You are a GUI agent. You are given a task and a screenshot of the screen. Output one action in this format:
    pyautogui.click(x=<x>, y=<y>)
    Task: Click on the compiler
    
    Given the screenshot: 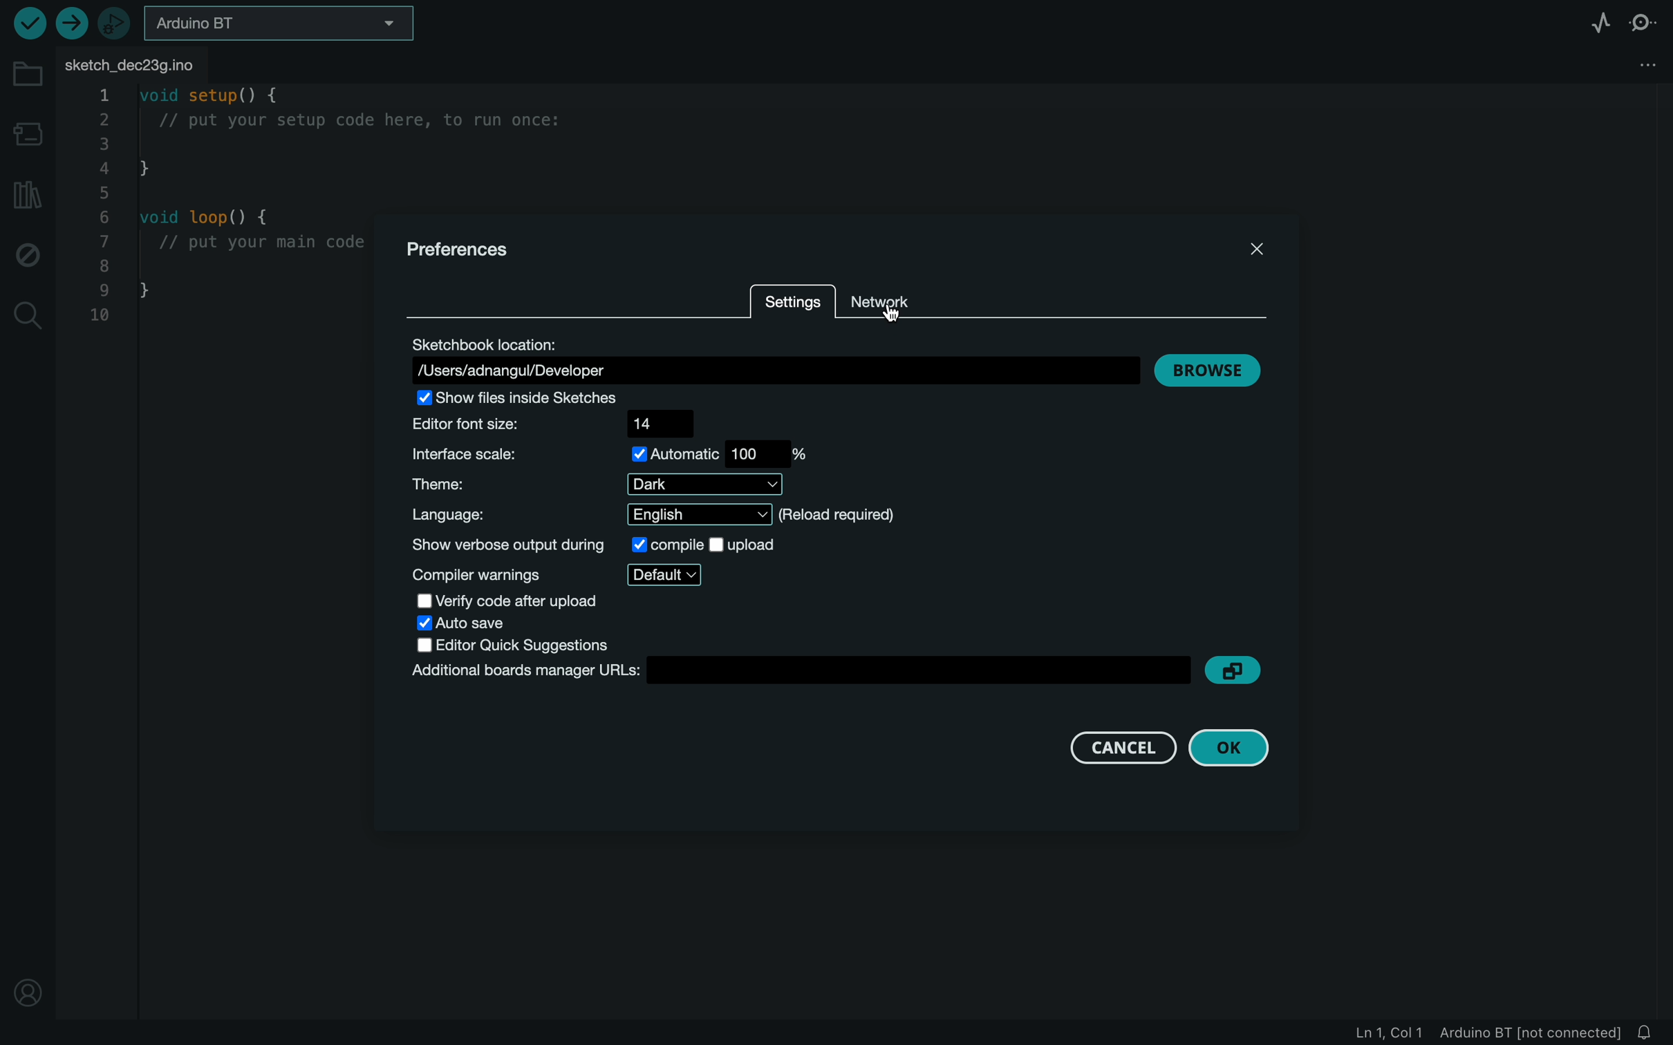 What is the action you would take?
    pyautogui.click(x=558, y=574)
    